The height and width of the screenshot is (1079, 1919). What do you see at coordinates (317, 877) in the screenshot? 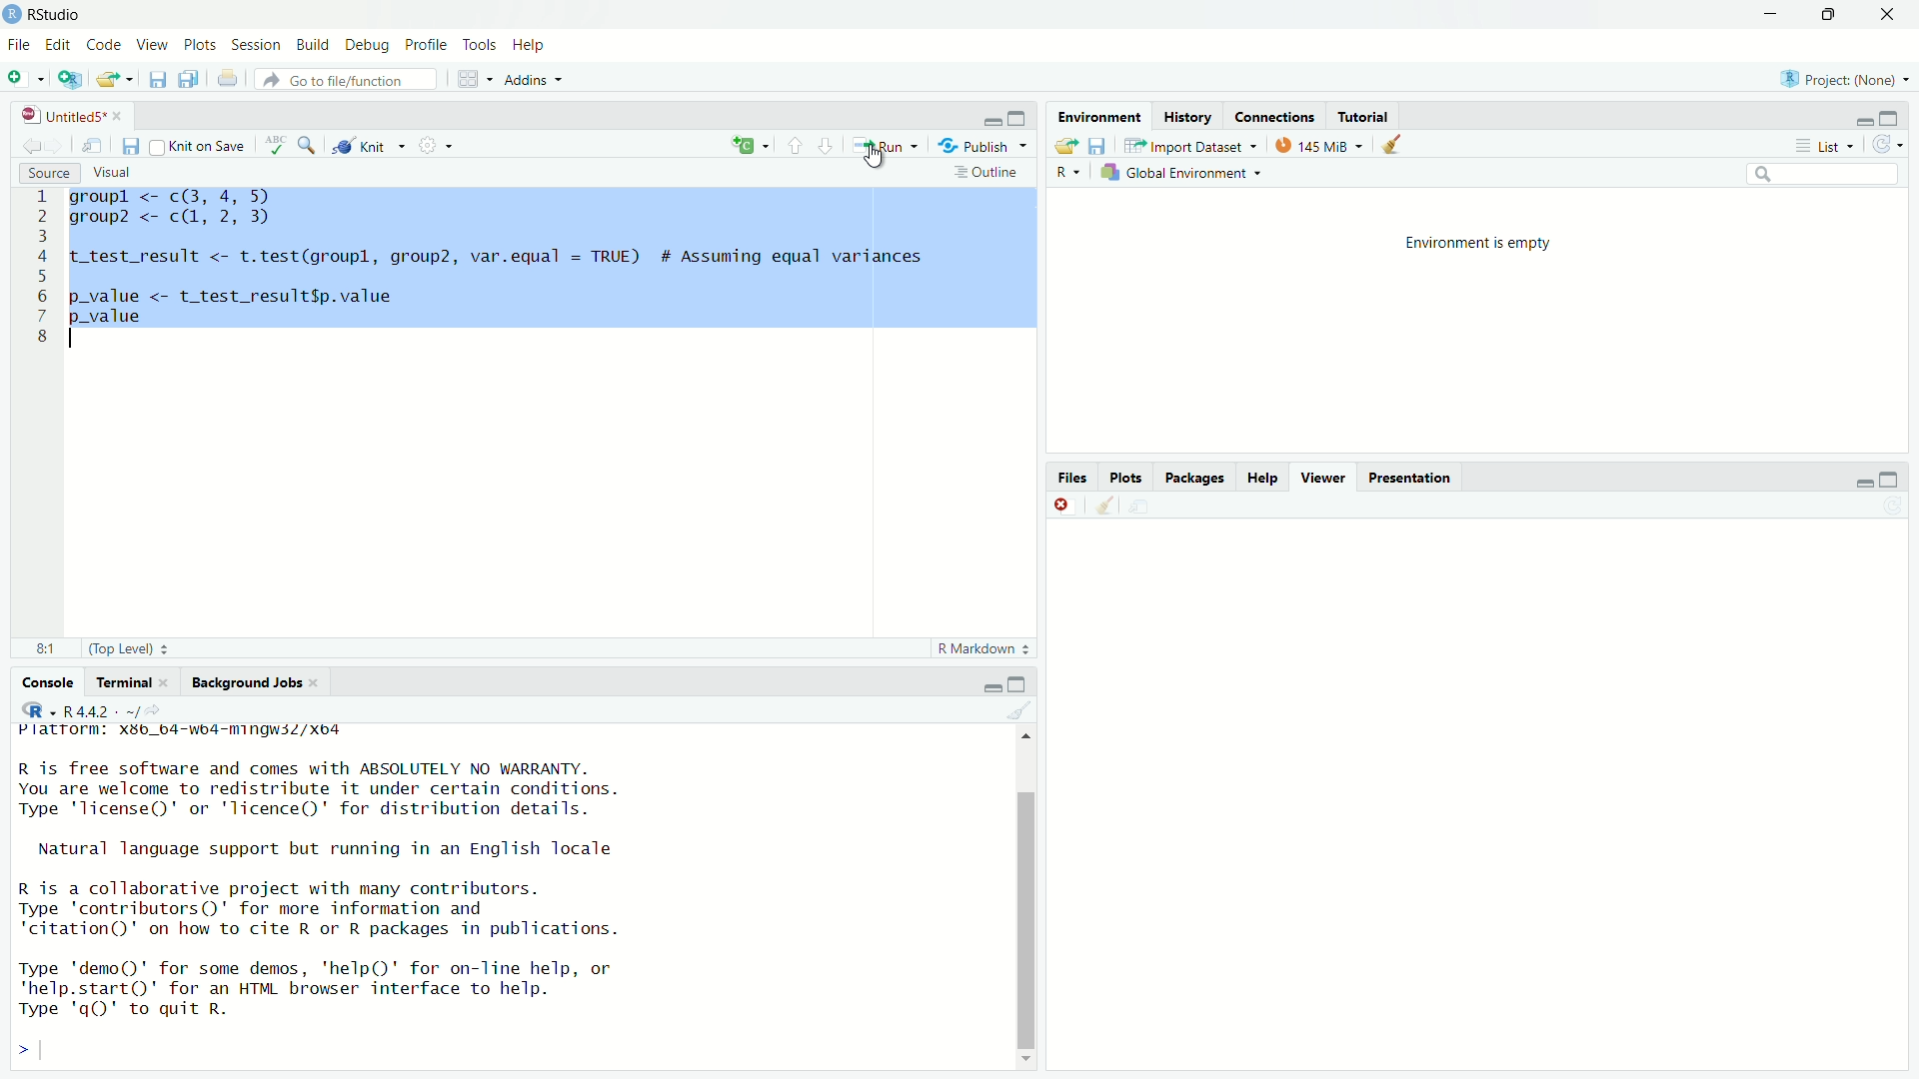
I see `FIST. Sv wey Wimpey avs

R is free software and comes with ABSOLUTELY NO WARRANTY.

You are welcome to redistribute it under certain conditions.

Type 'license()' or 'licence()' for distribution details.
Natural language support but running in an English locale

R is a collaborative project with many contributors.

Type 'contributors()' for more information and

'citation()' on how to cite R or R packages in publications.

Type 'demo()' for some demos, 'help()' for on-Tine help, or

"help.start()' for an HTML browser interface to help.

Type 'qQ)' to quit R.` at bounding box center [317, 877].